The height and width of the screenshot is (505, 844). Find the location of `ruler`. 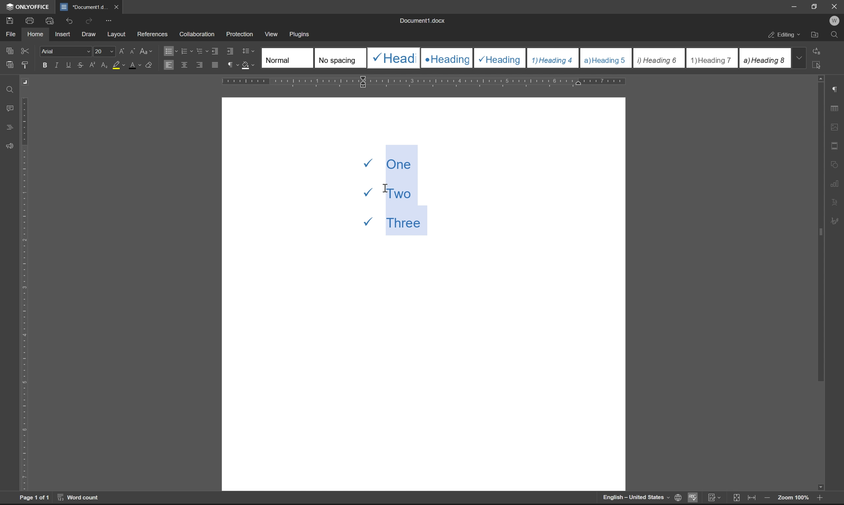

ruler is located at coordinates (424, 82).